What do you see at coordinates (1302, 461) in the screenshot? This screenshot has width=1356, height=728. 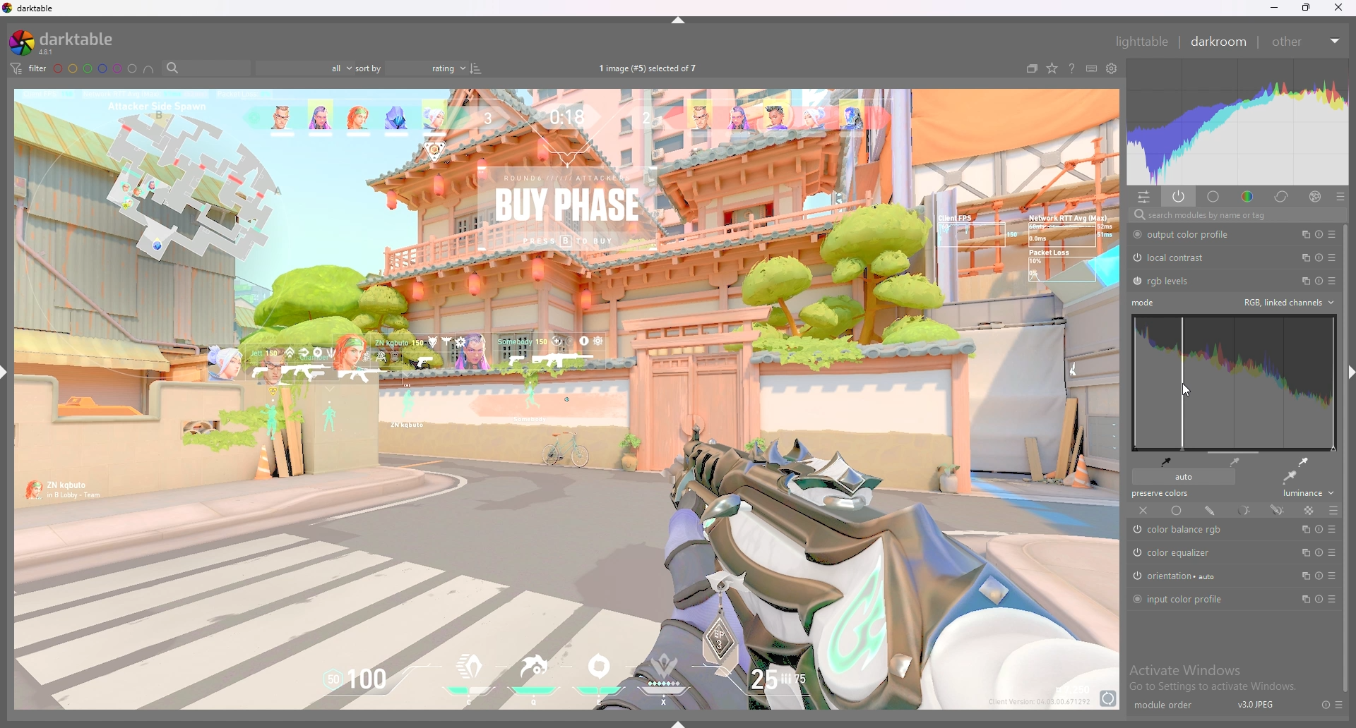 I see `white points` at bounding box center [1302, 461].